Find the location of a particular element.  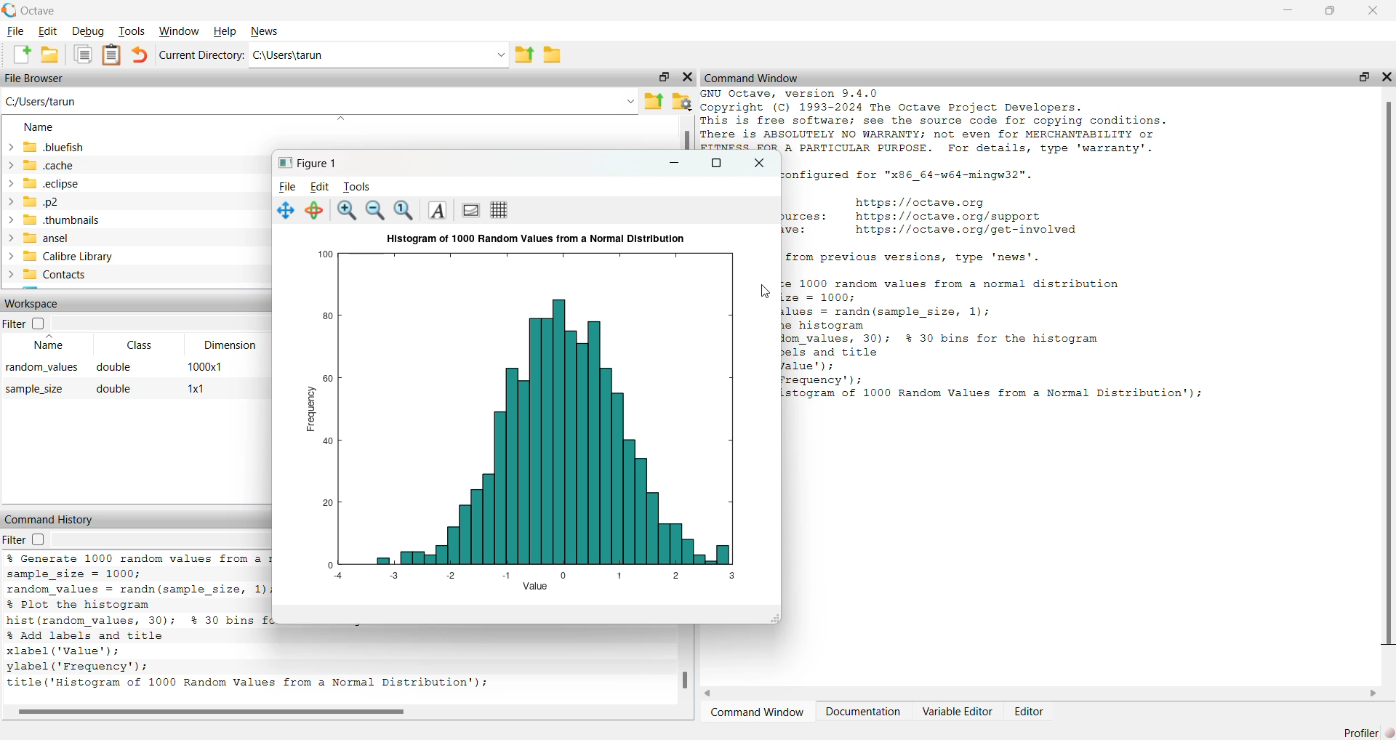

logo is located at coordinates (9, 9).